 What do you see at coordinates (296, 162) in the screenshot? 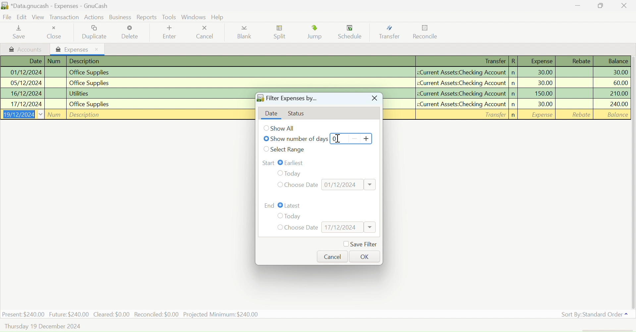
I see `Earliest` at bounding box center [296, 162].